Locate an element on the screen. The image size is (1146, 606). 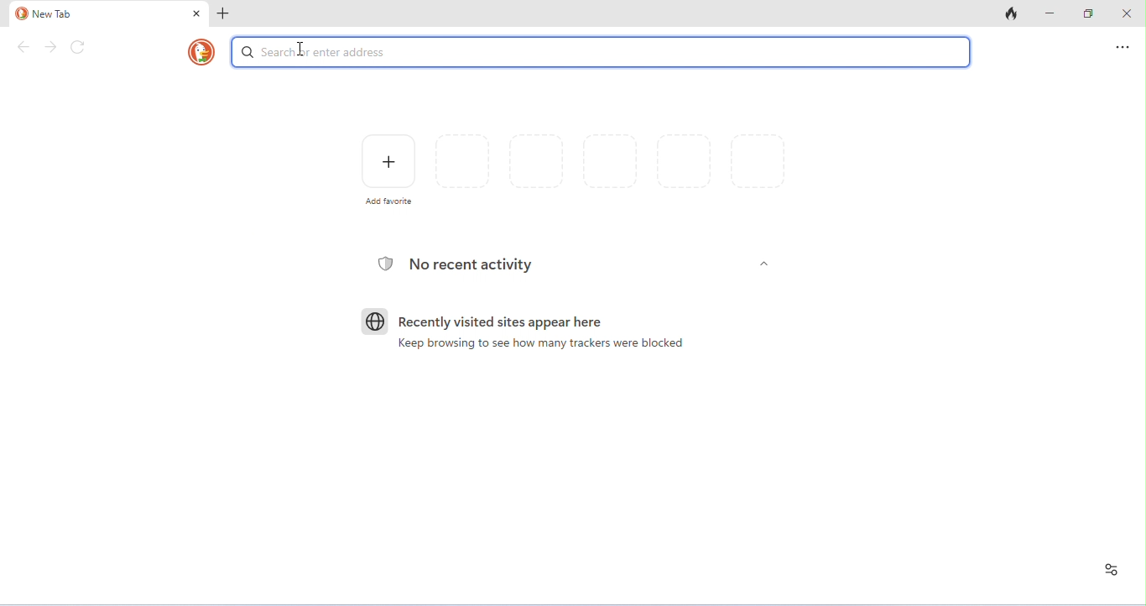
recently visited sites appear here is located at coordinates (479, 318).